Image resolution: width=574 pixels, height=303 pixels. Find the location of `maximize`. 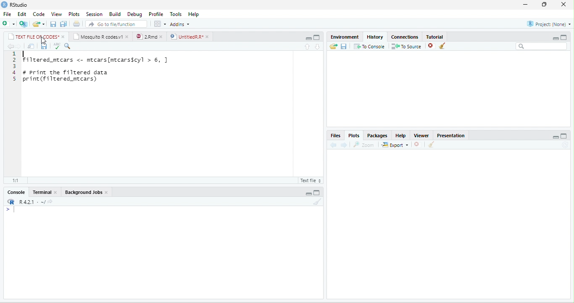

maximize is located at coordinates (564, 136).